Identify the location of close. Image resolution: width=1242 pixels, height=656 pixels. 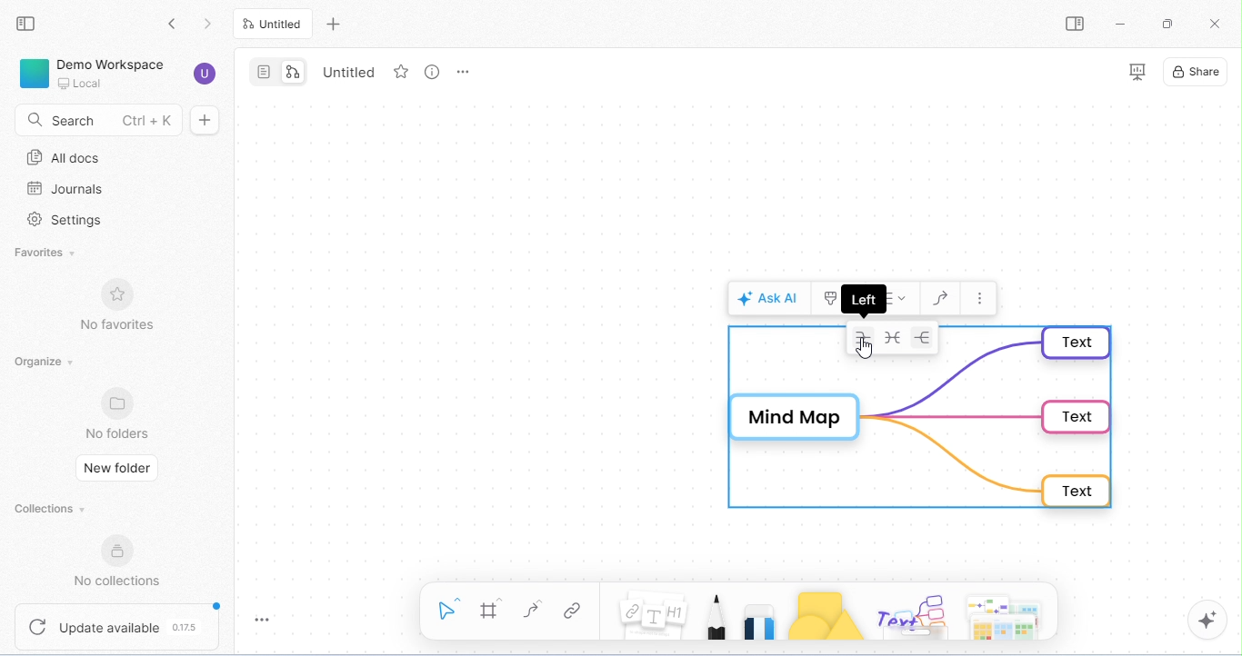
(1217, 25).